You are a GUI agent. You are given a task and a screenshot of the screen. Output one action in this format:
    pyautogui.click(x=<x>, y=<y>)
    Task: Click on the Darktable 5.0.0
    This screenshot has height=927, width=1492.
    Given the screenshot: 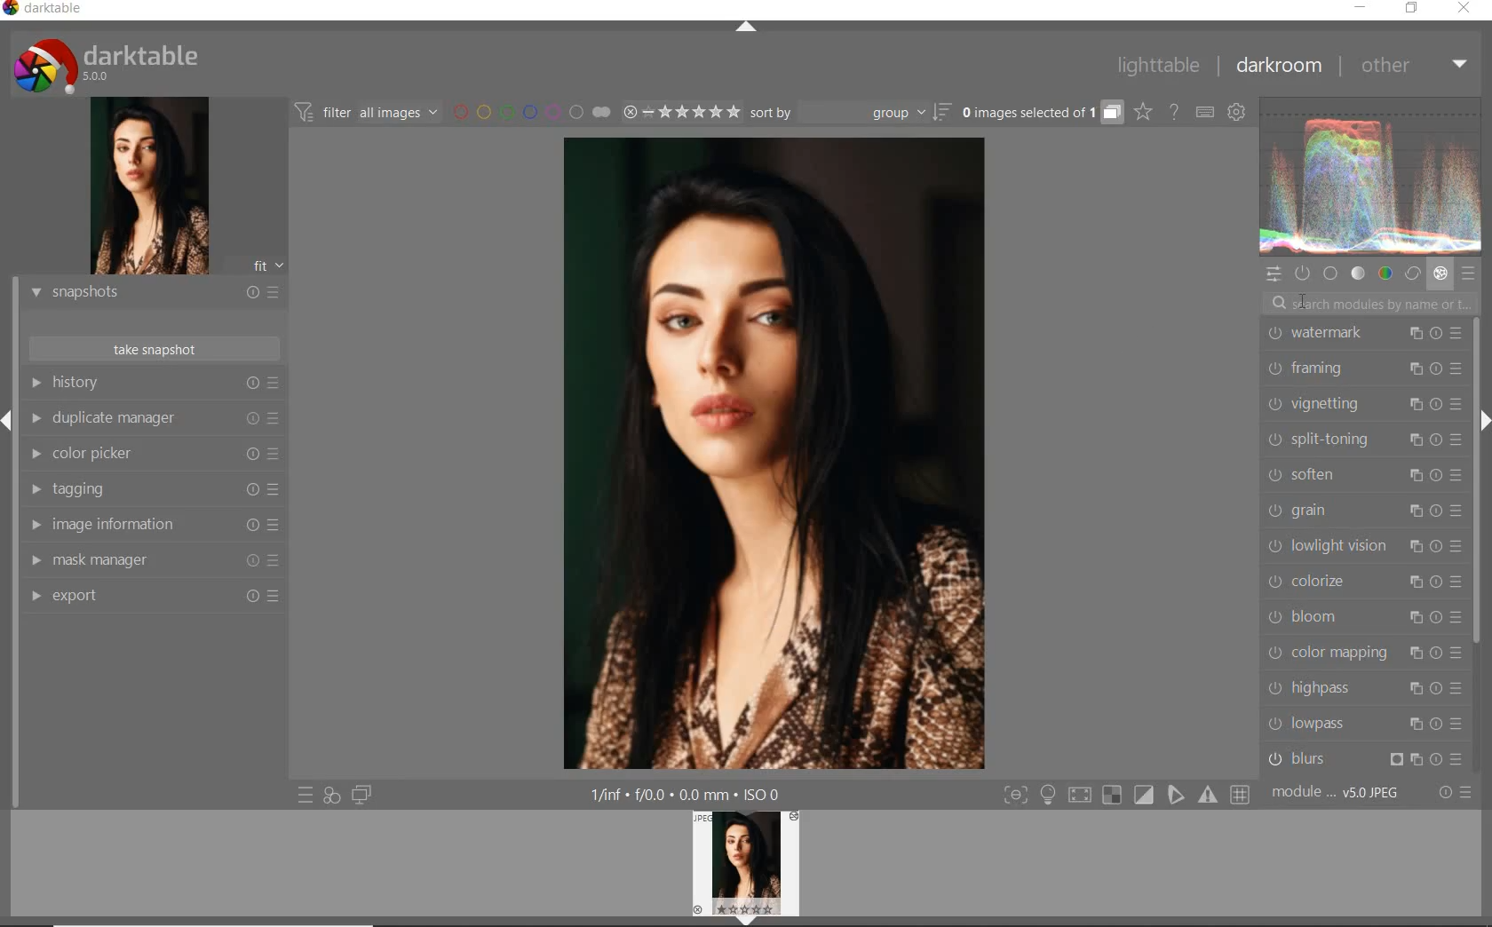 What is the action you would take?
    pyautogui.click(x=106, y=65)
    